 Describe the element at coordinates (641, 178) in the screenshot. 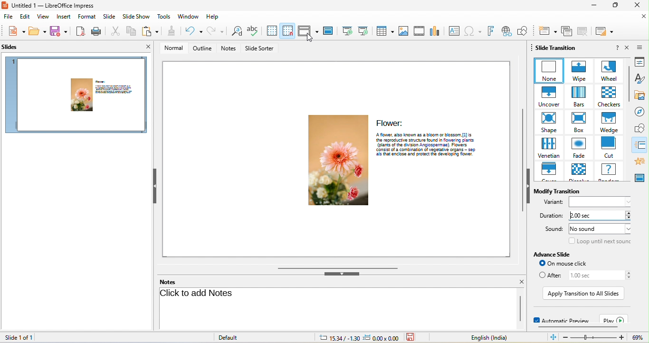

I see `master slide` at that location.